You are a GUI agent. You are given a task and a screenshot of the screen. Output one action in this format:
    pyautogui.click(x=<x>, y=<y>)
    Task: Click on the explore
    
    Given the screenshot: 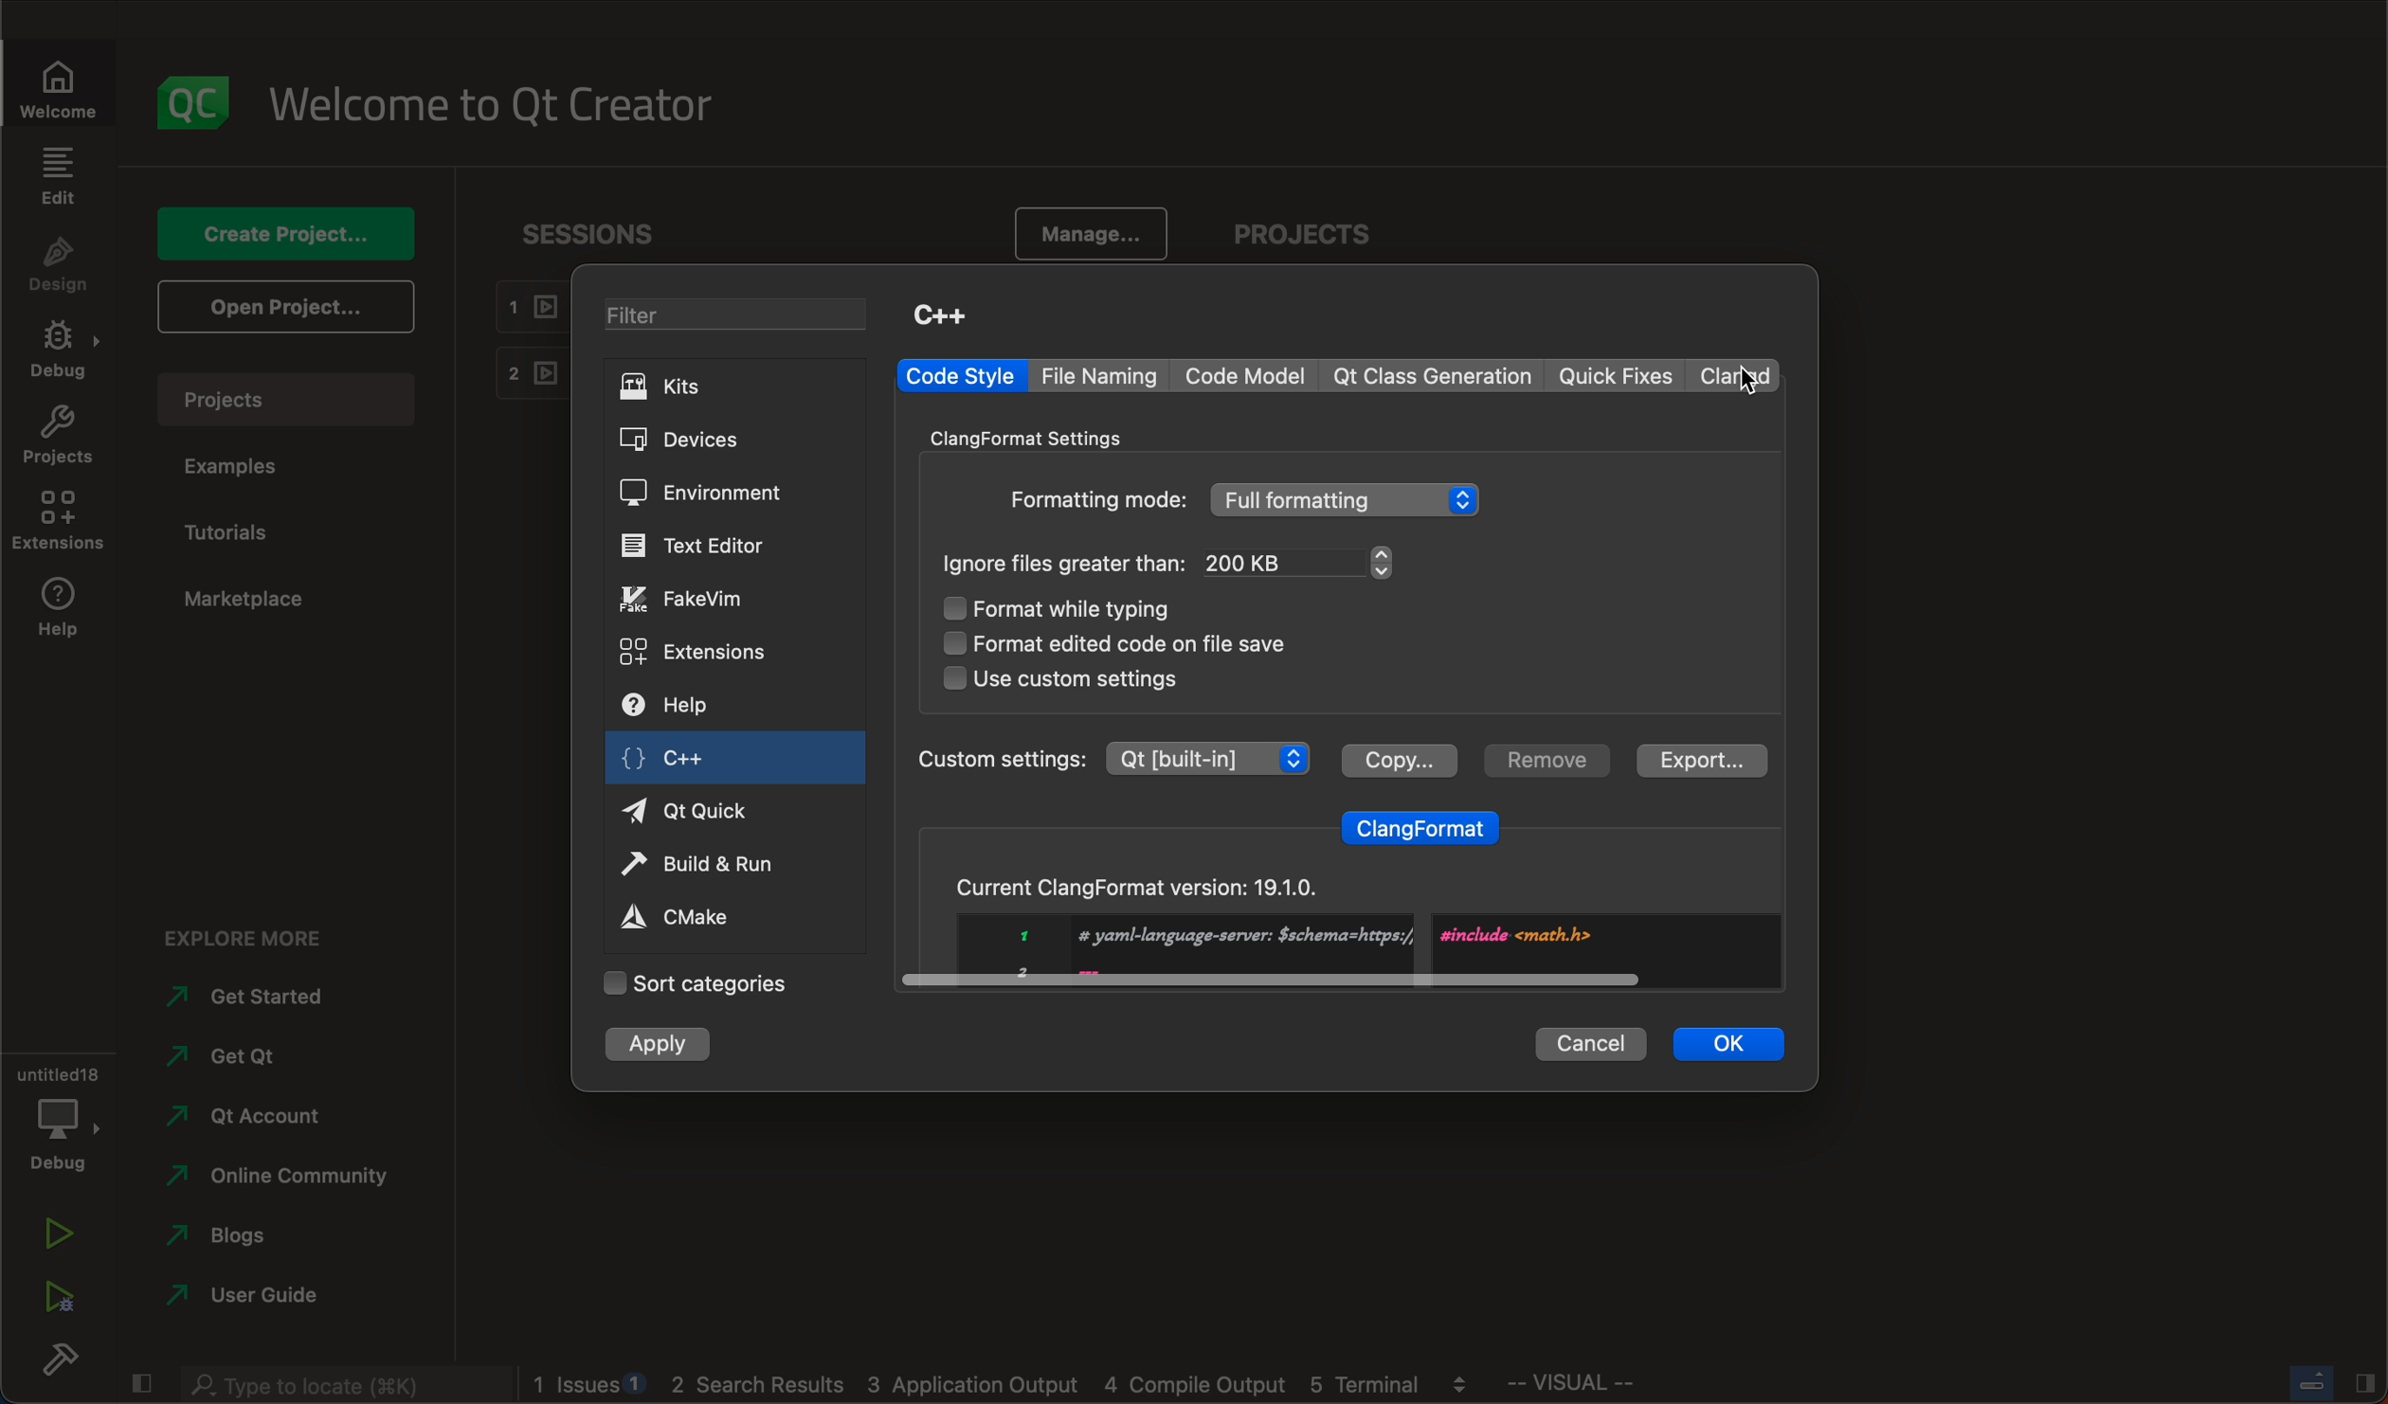 What is the action you would take?
    pyautogui.click(x=259, y=936)
    